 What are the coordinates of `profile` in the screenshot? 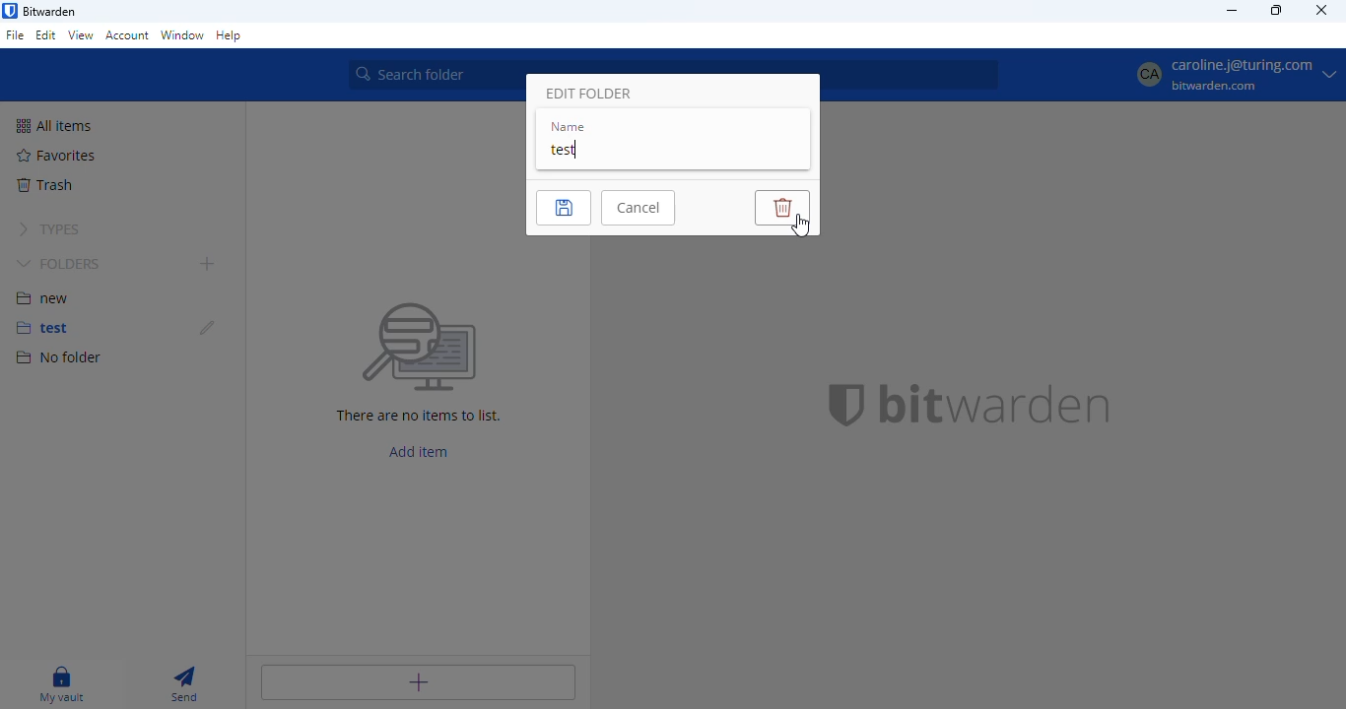 It's located at (1235, 76).